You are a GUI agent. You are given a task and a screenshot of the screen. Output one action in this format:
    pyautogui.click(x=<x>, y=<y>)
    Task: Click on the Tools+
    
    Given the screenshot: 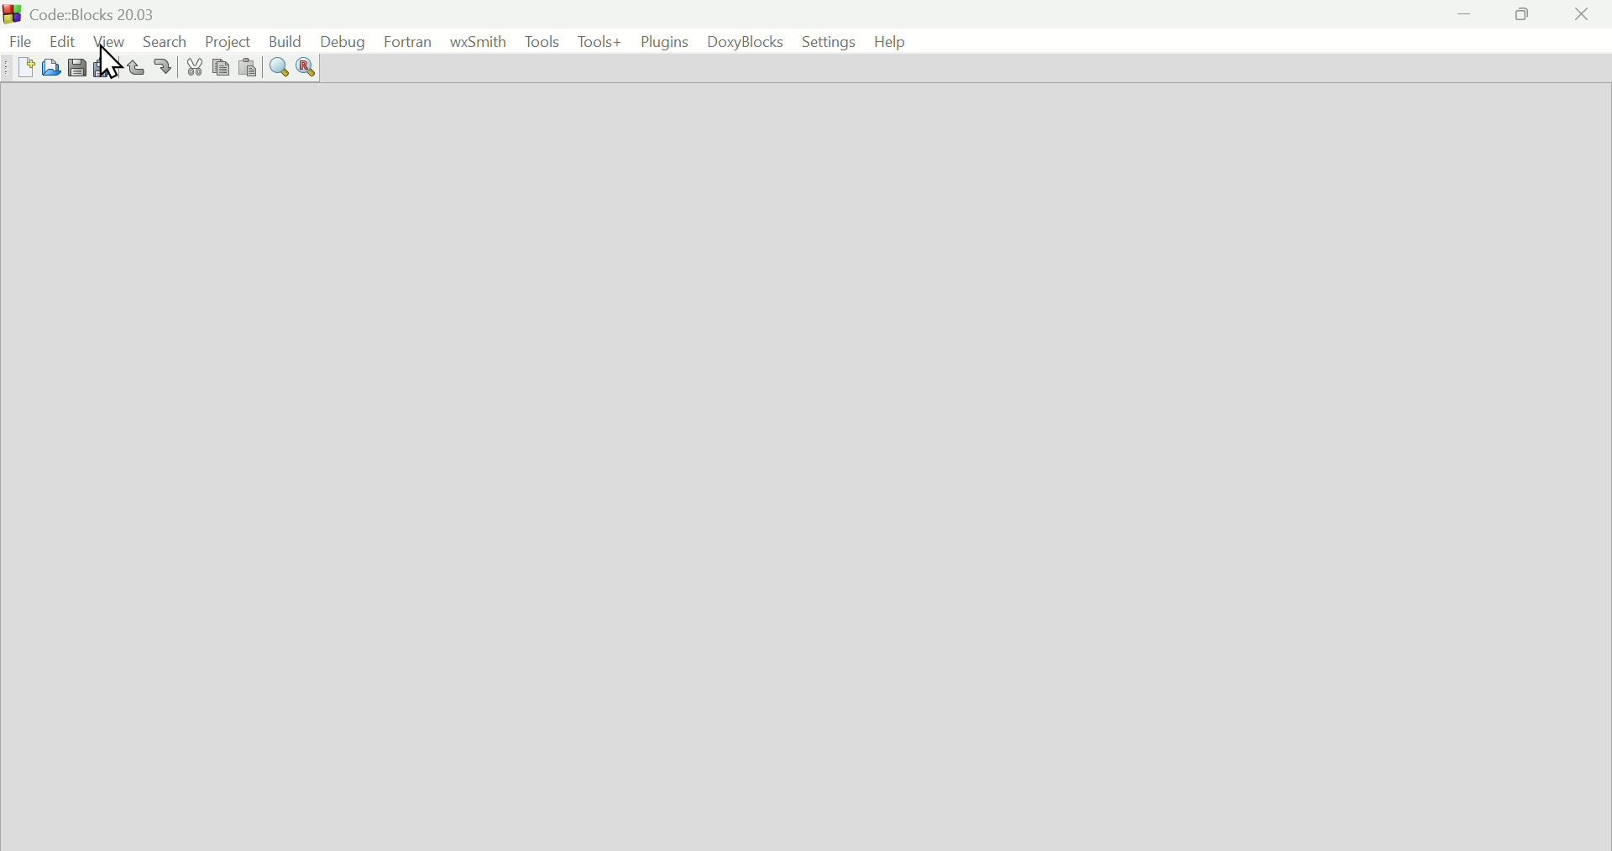 What is the action you would take?
    pyautogui.click(x=599, y=41)
    